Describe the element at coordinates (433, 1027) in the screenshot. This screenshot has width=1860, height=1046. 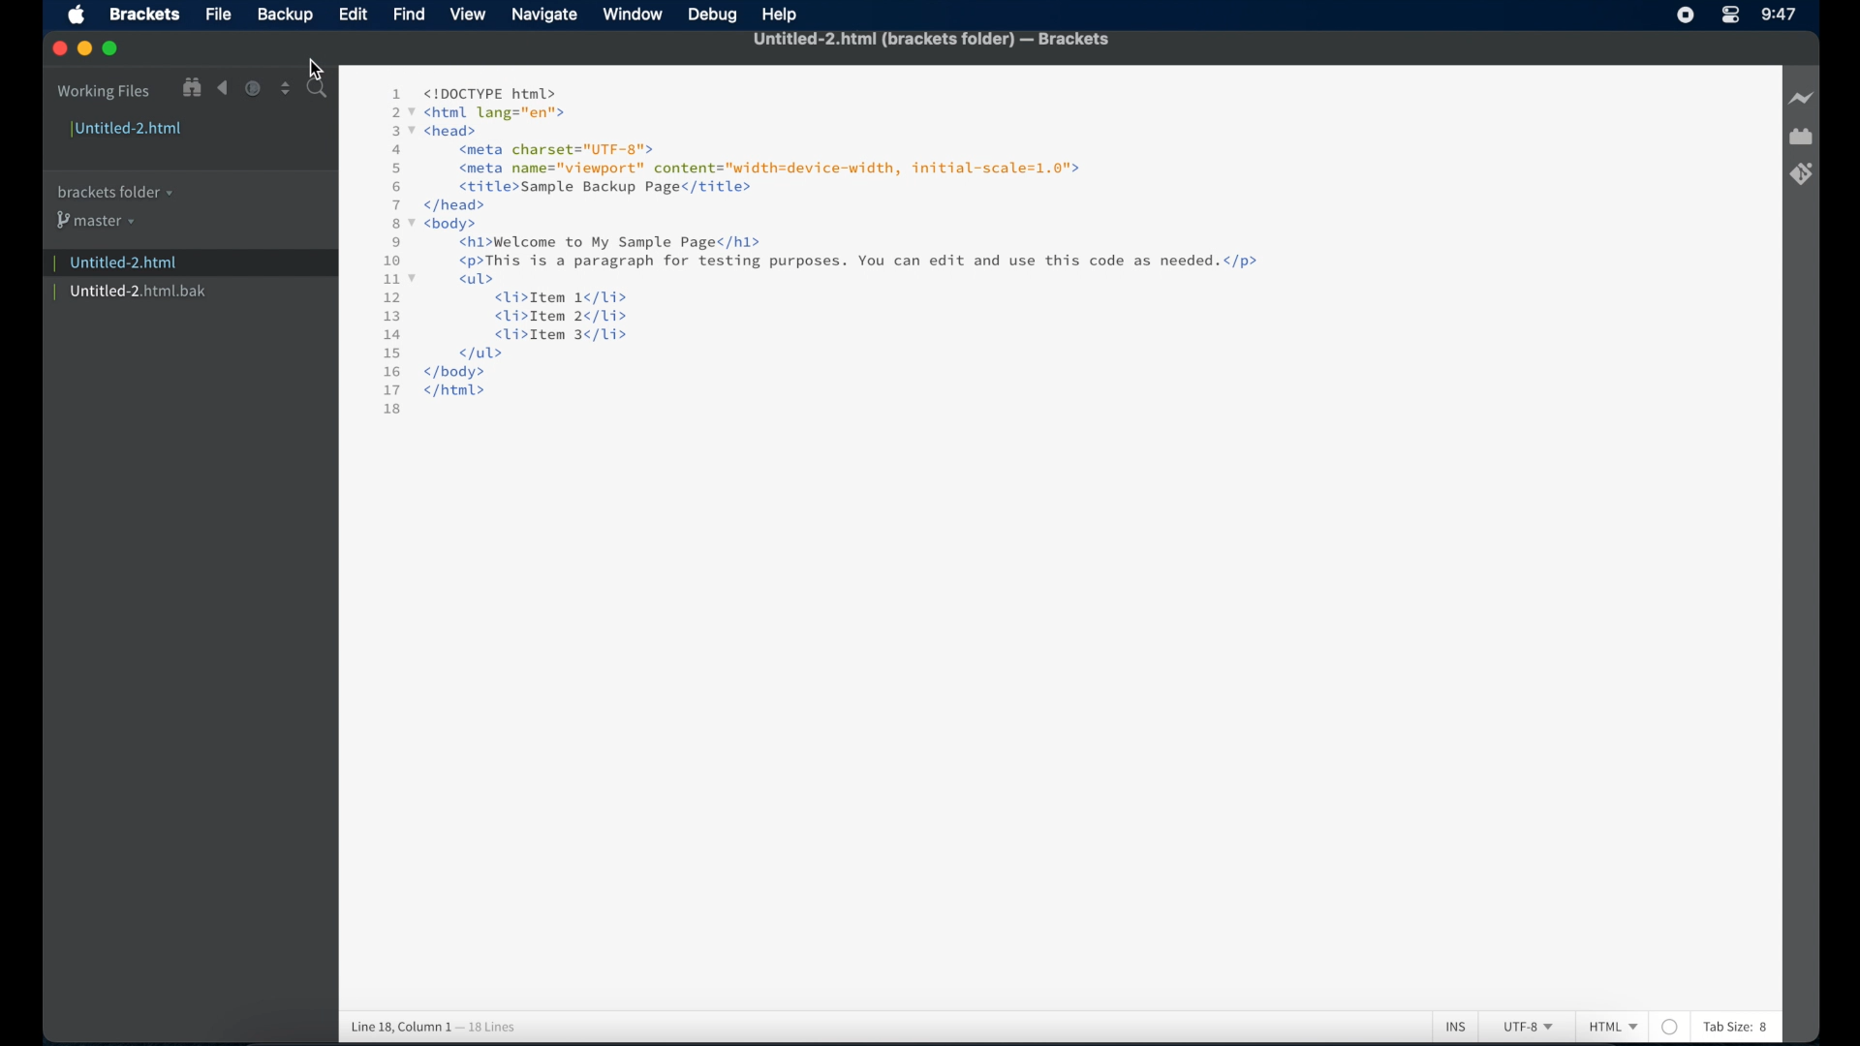
I see `line 18, column 1 - 18 lines` at that location.